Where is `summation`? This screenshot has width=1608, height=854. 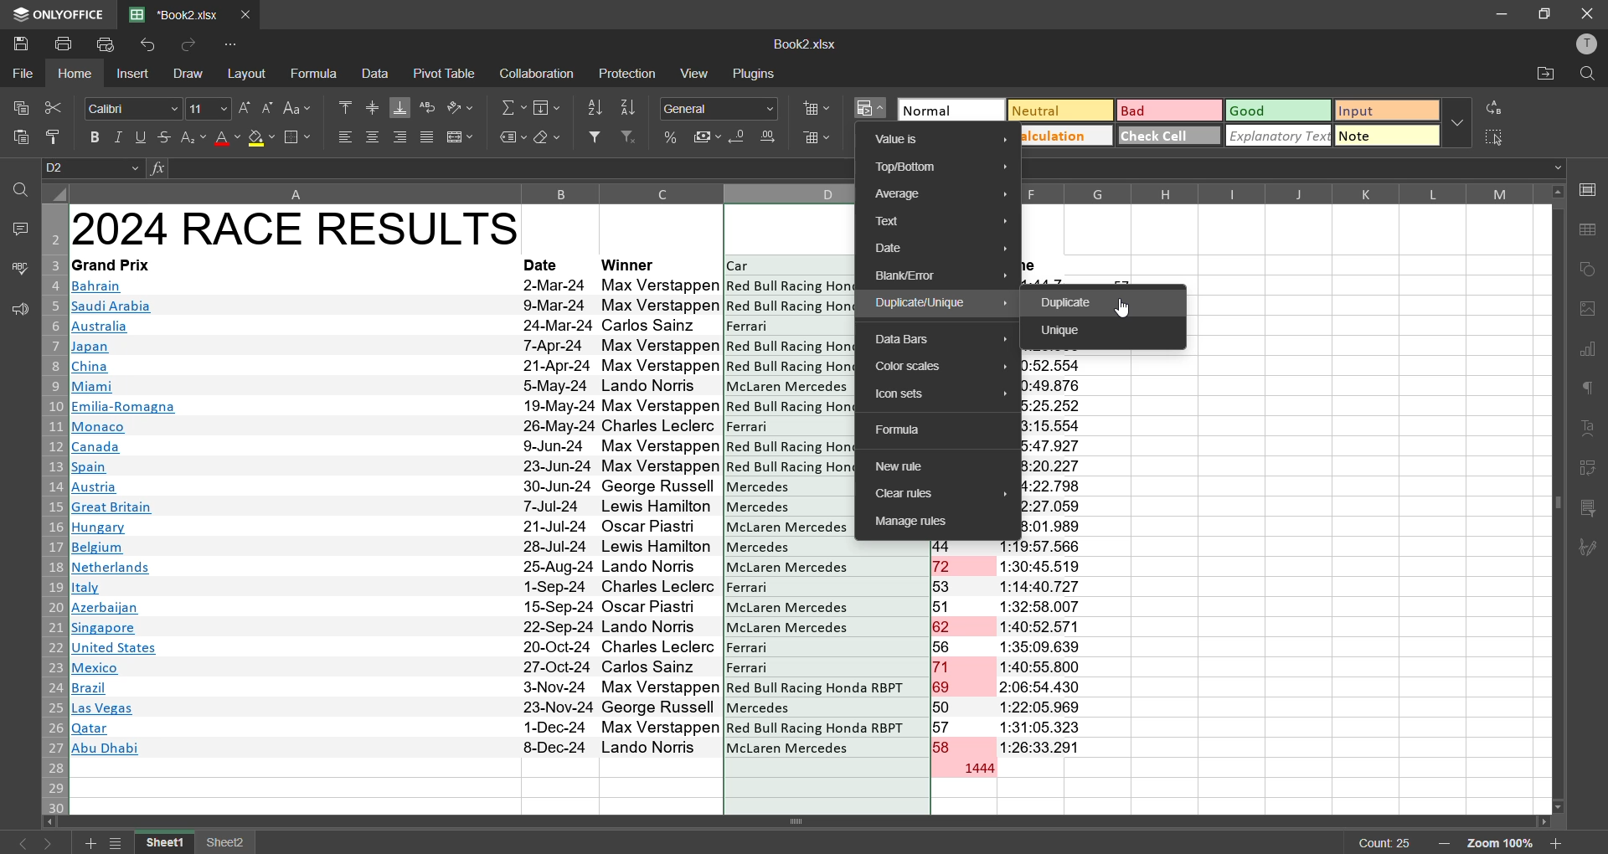
summation is located at coordinates (513, 108).